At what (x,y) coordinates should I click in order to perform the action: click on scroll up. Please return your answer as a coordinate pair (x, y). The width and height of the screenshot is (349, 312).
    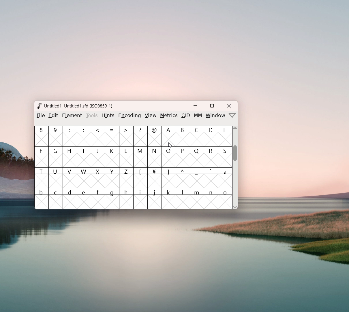
    Looking at the image, I should click on (236, 129).